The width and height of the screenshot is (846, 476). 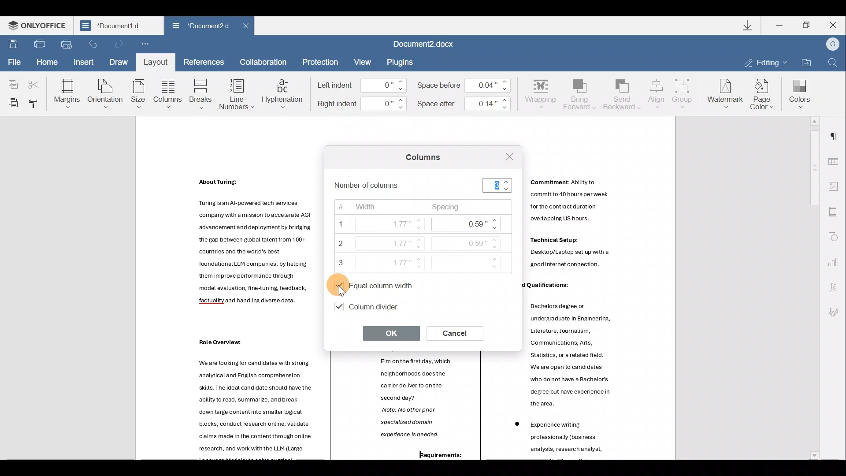 What do you see at coordinates (657, 93) in the screenshot?
I see `Align` at bounding box center [657, 93].